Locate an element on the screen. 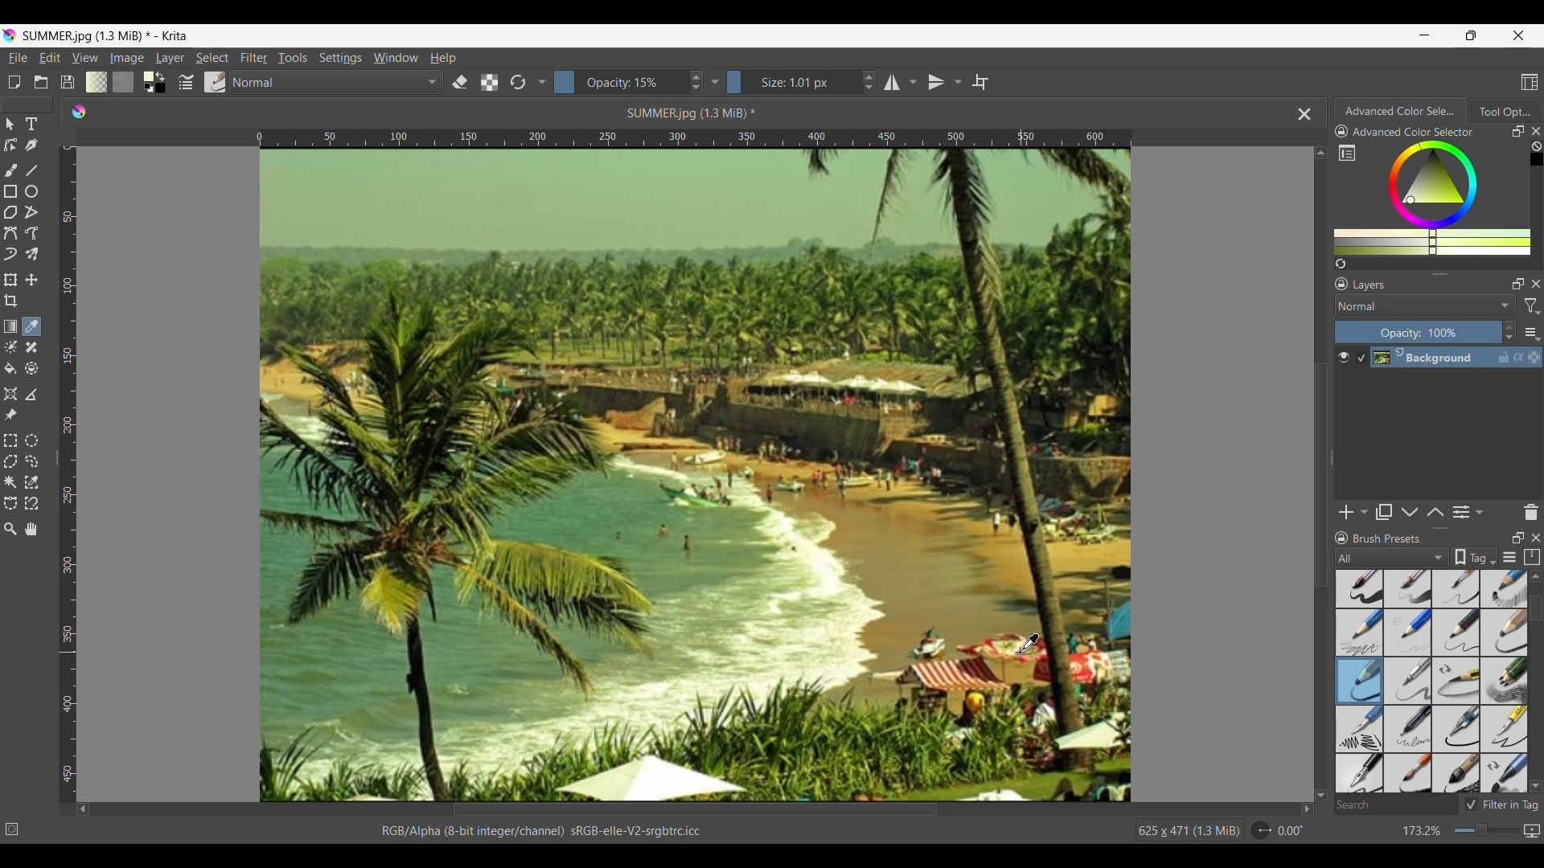 The image size is (1544, 868). Calligraphy is located at coordinates (33, 145).